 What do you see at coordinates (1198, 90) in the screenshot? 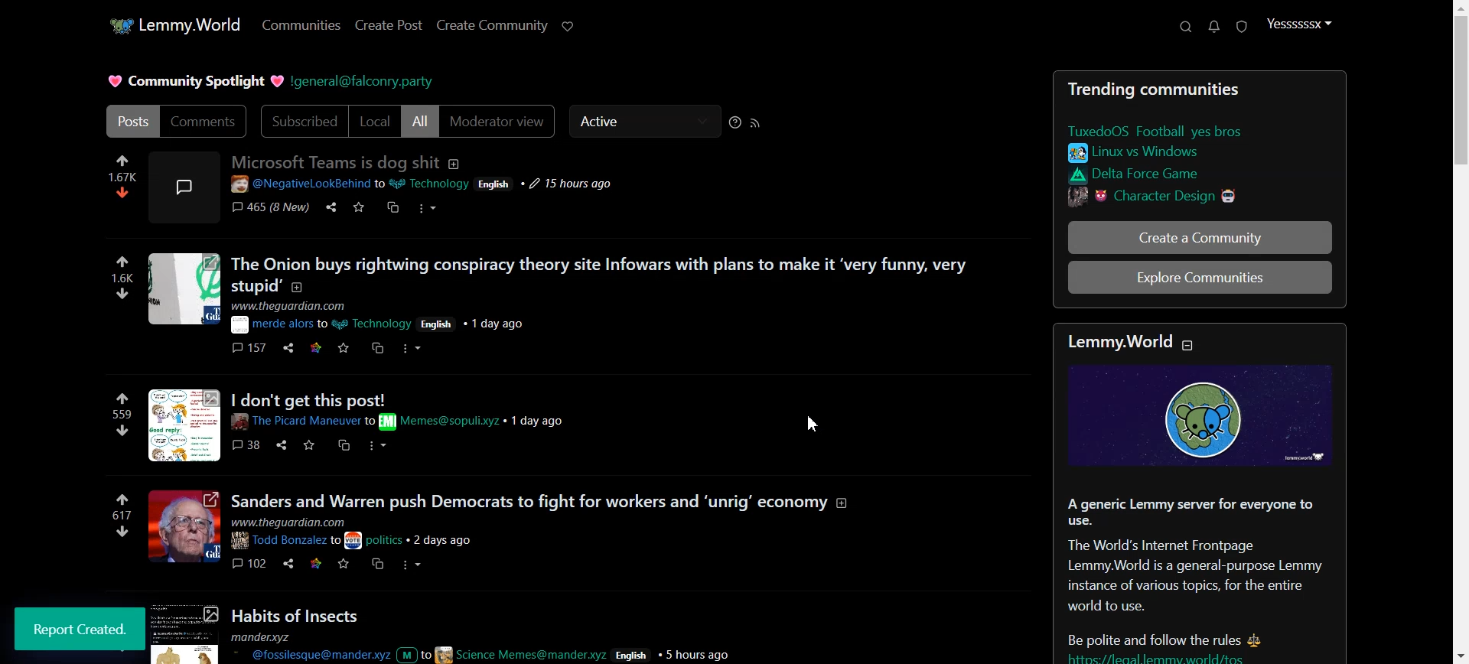
I see `Text` at bounding box center [1198, 90].